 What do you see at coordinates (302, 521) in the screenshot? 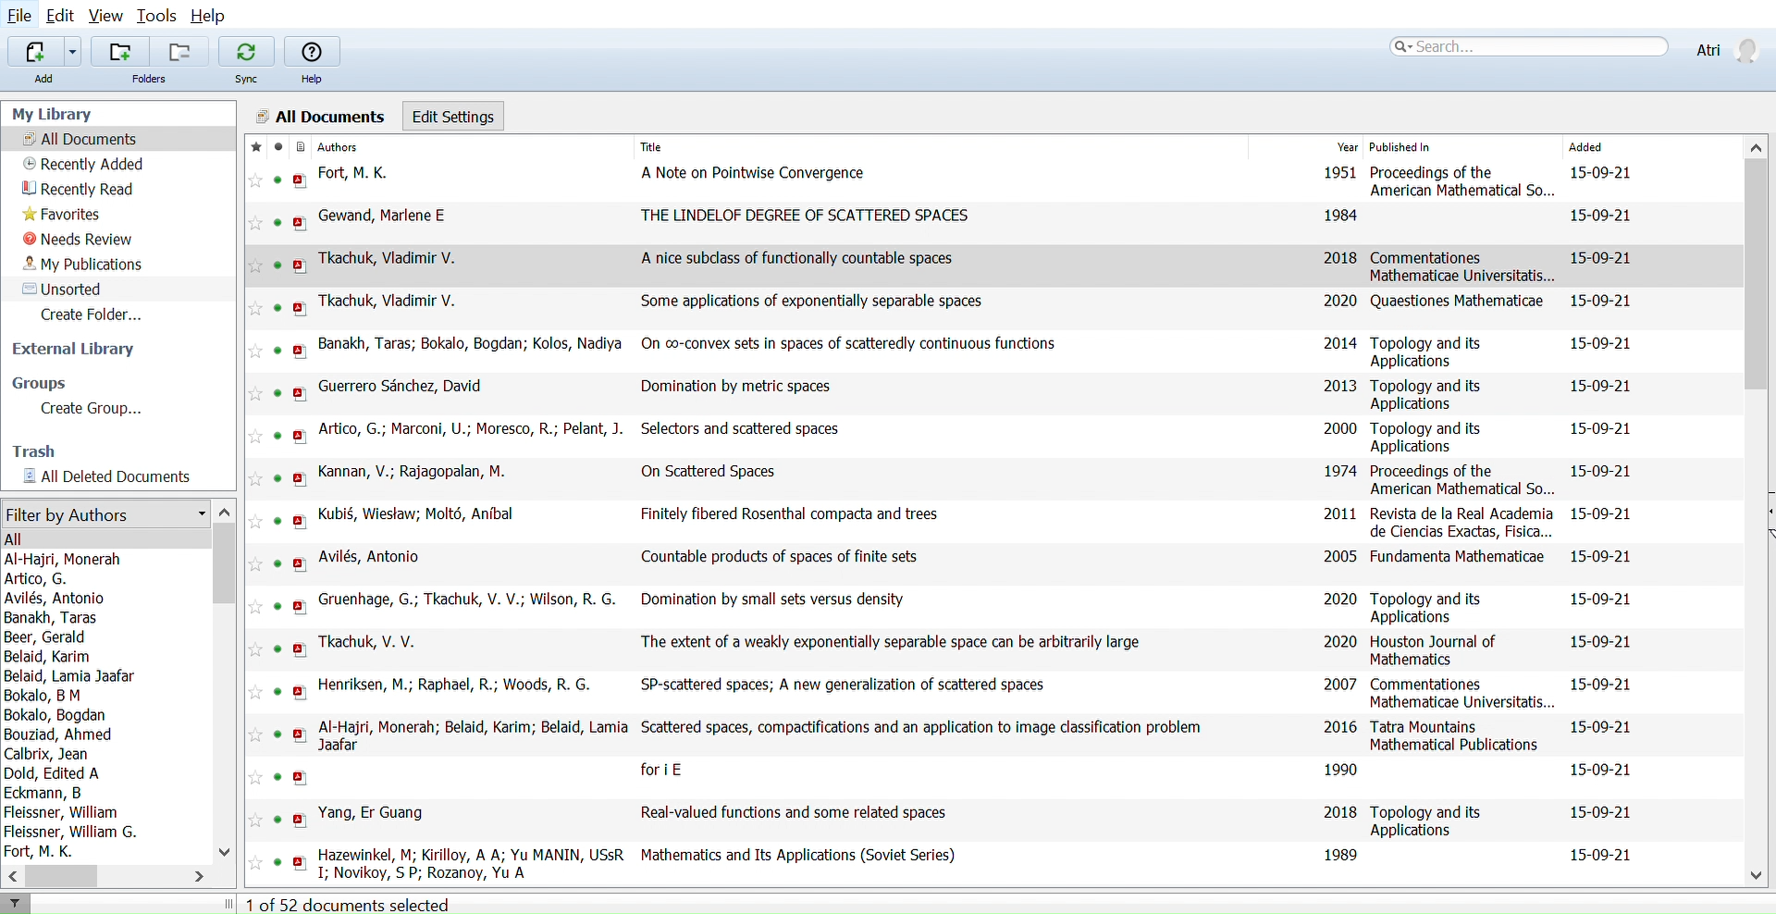
I see `open PDF` at bounding box center [302, 521].